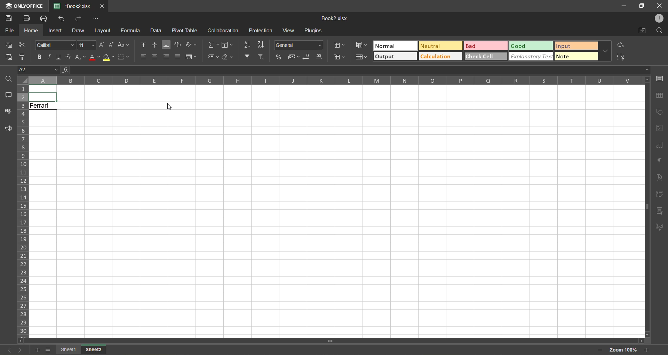 This screenshot has height=355, width=668. Describe the element at coordinates (212, 45) in the screenshot. I see `summation` at that location.